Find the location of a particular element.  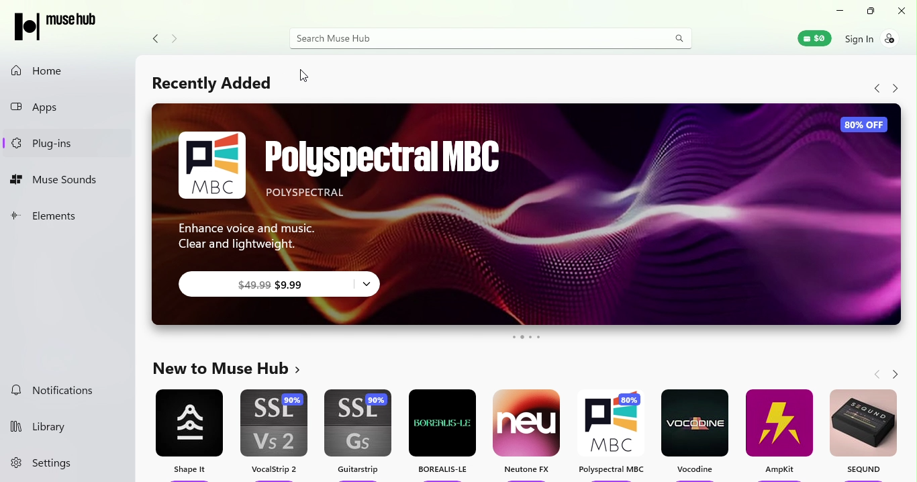

Muse wallet is located at coordinates (815, 38).